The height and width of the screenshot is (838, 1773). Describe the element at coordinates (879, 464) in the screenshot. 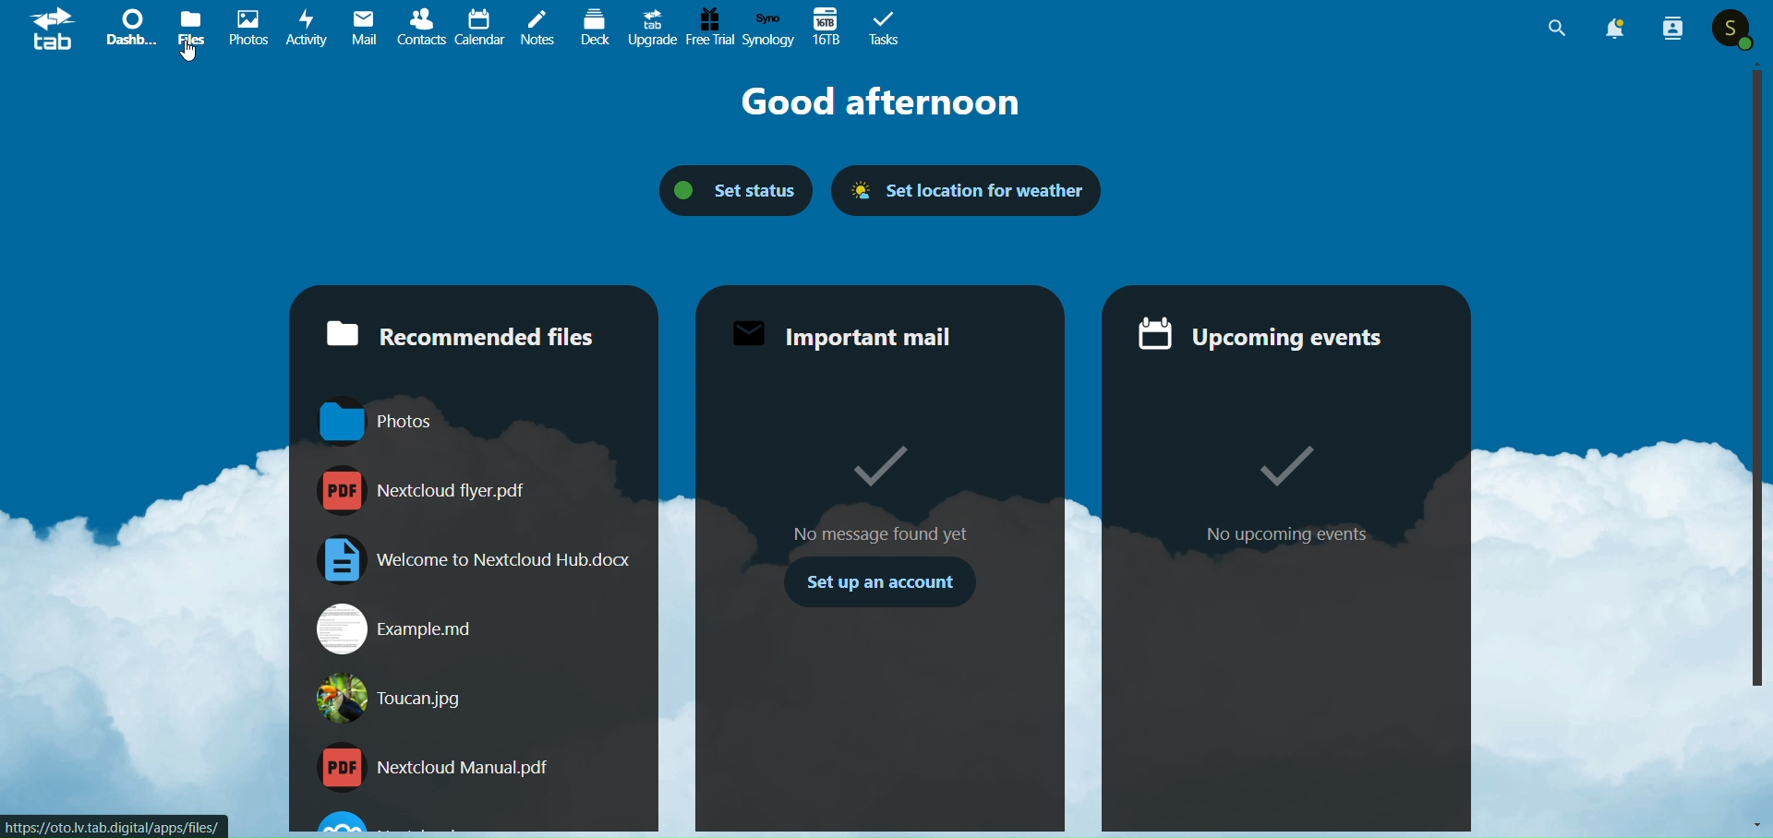

I see `Tick mark` at that location.